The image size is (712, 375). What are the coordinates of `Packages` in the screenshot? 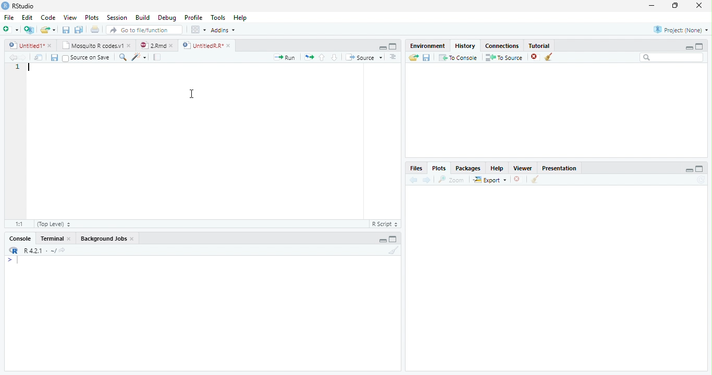 It's located at (468, 169).